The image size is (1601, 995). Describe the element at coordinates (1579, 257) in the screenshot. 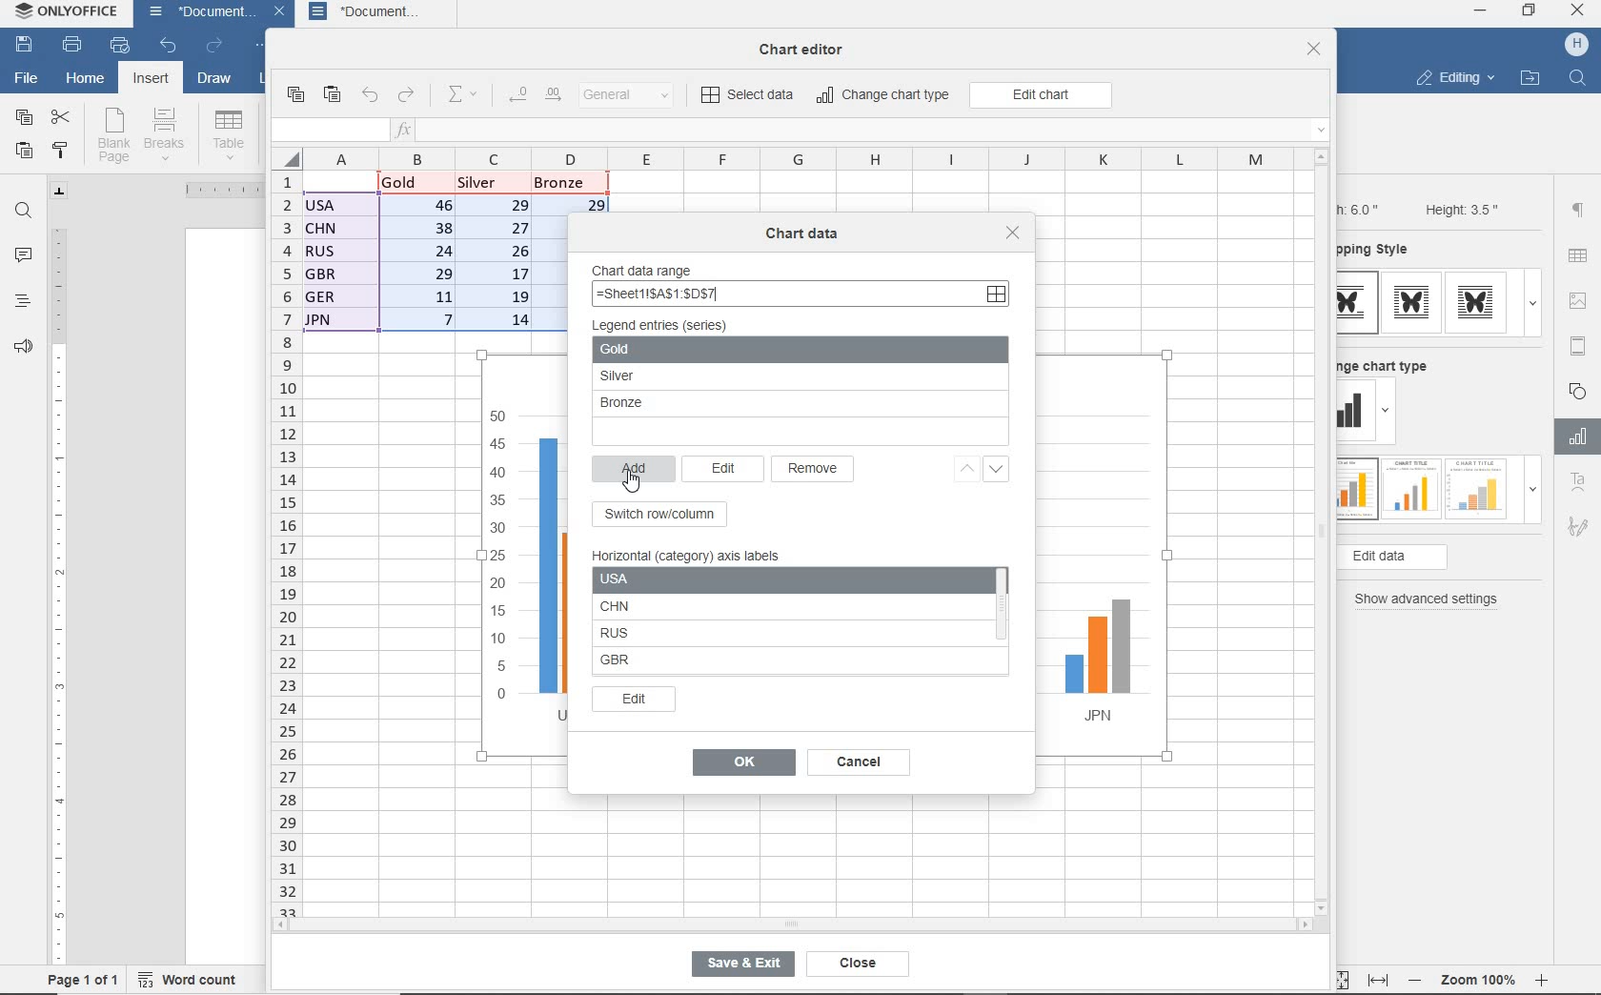

I see `table` at that location.